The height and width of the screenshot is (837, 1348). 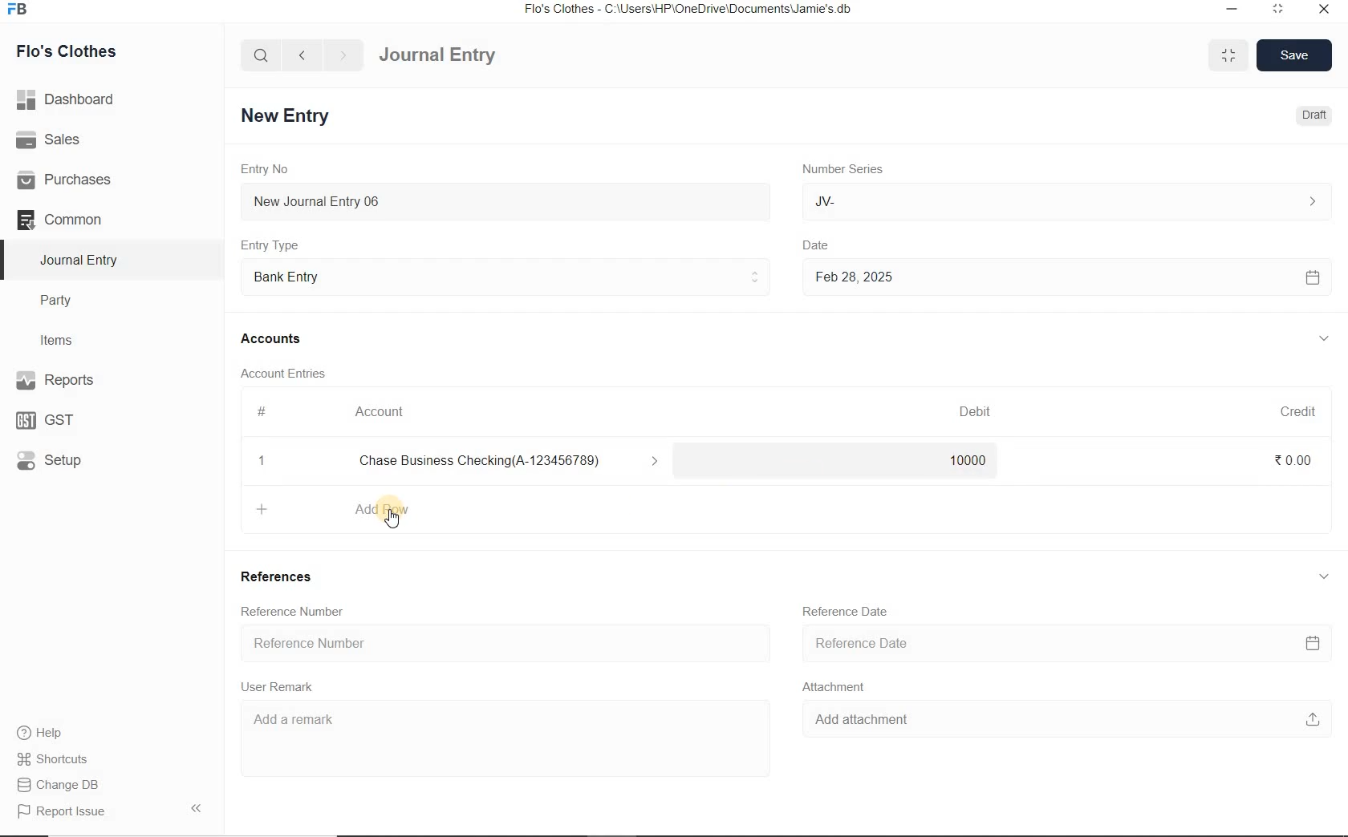 I want to click on forward, so click(x=344, y=55).